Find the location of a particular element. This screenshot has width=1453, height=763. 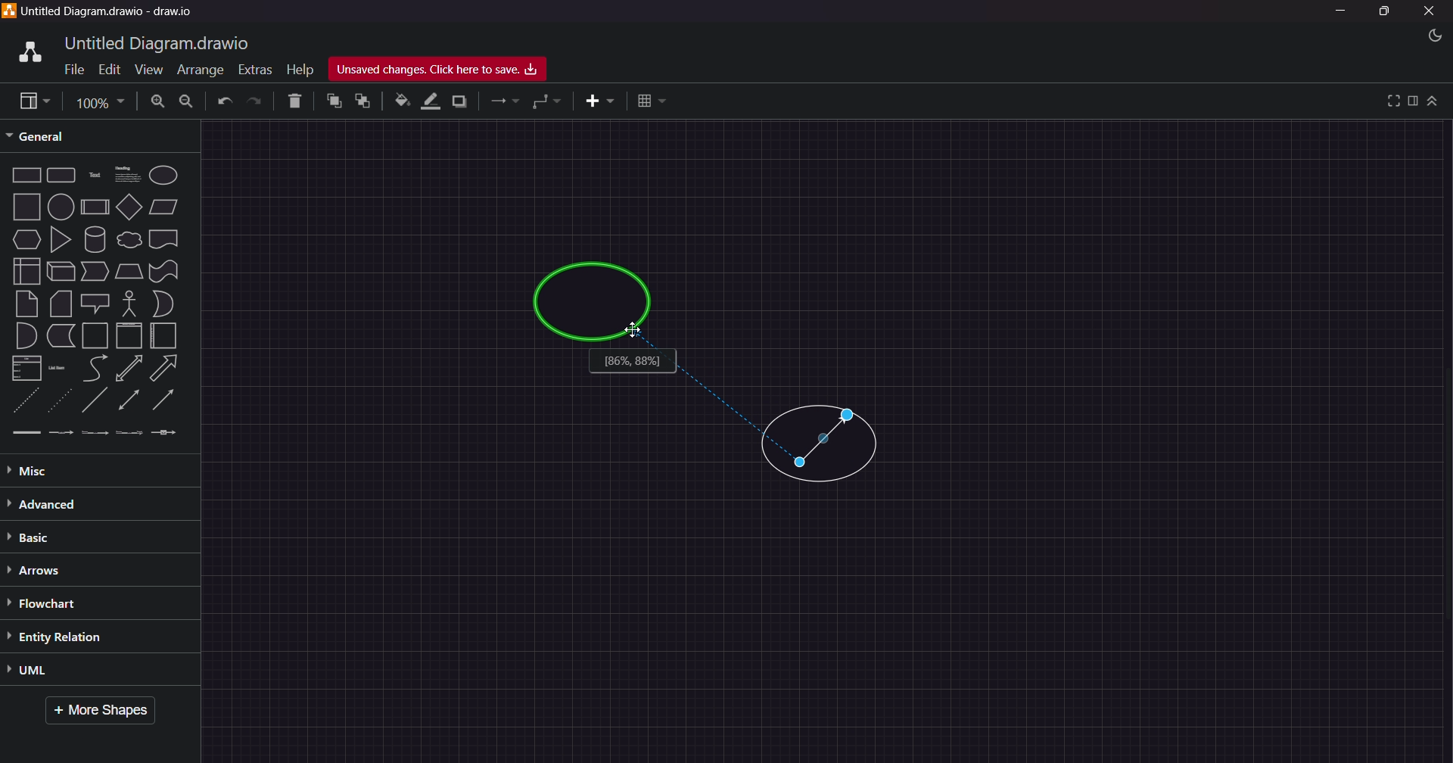

More Shapes is located at coordinates (106, 712).